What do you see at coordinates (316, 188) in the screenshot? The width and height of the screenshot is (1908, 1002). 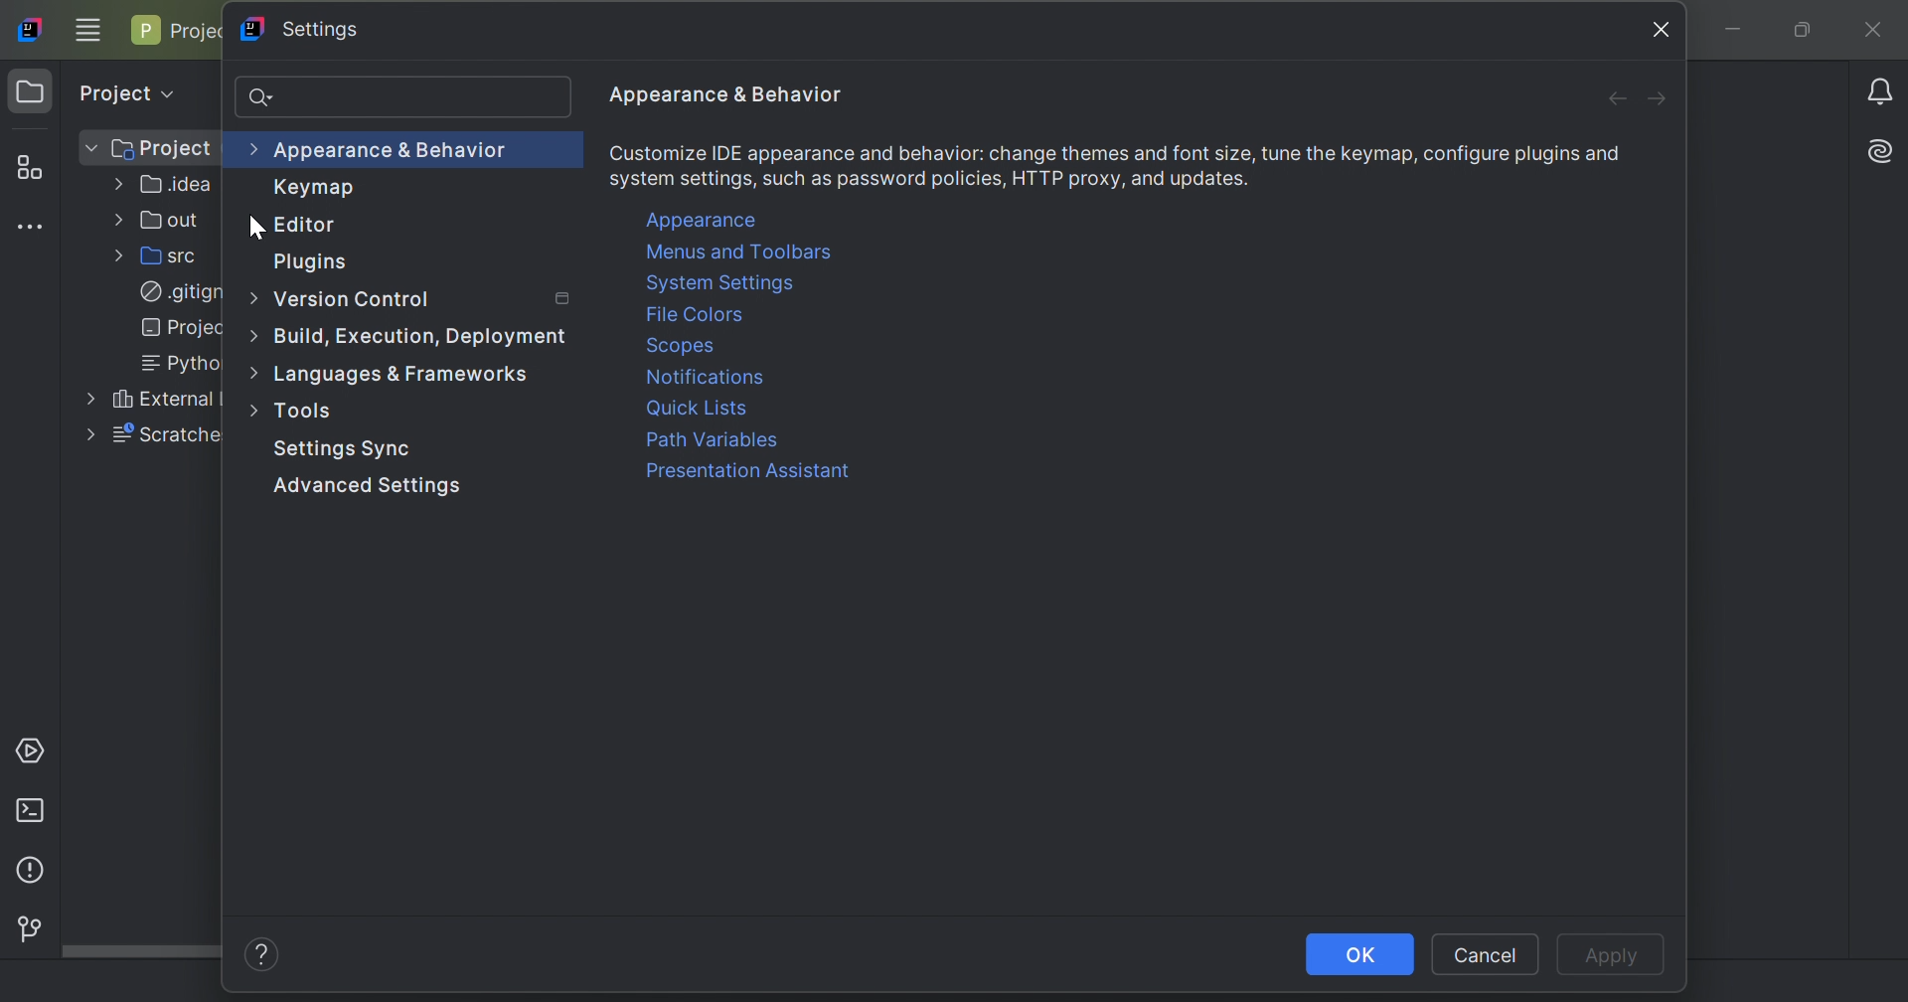 I see `Keymap` at bounding box center [316, 188].